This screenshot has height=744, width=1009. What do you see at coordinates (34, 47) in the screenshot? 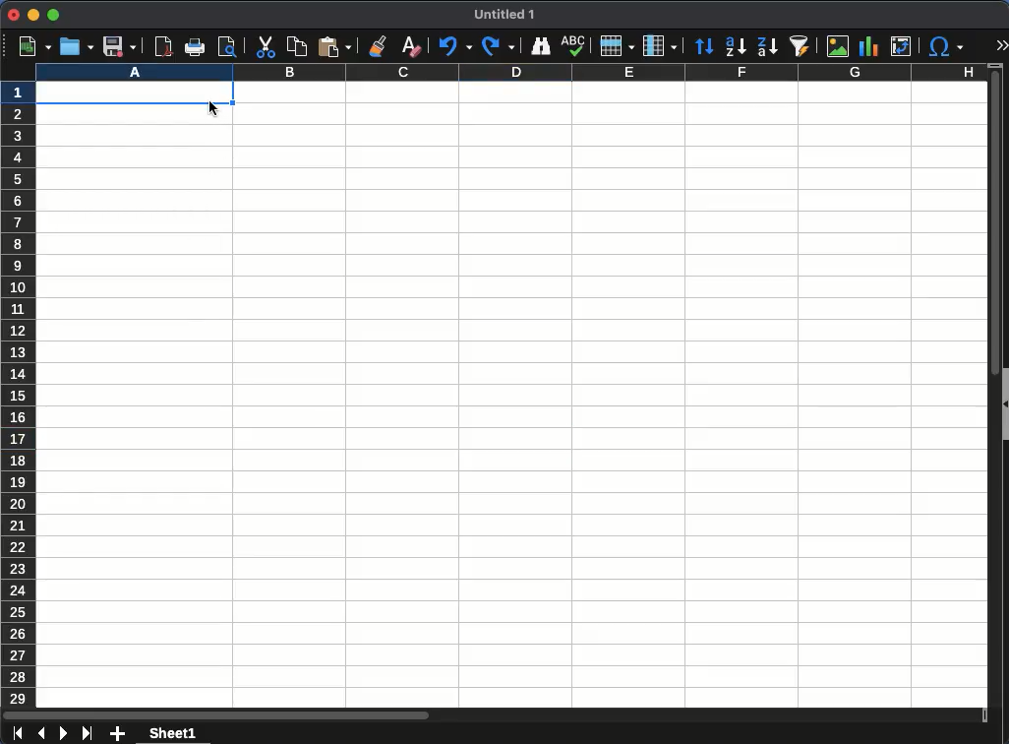
I see `new` at bounding box center [34, 47].